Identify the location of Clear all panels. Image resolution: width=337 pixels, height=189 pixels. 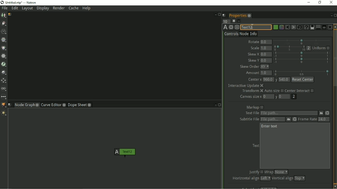
(234, 21).